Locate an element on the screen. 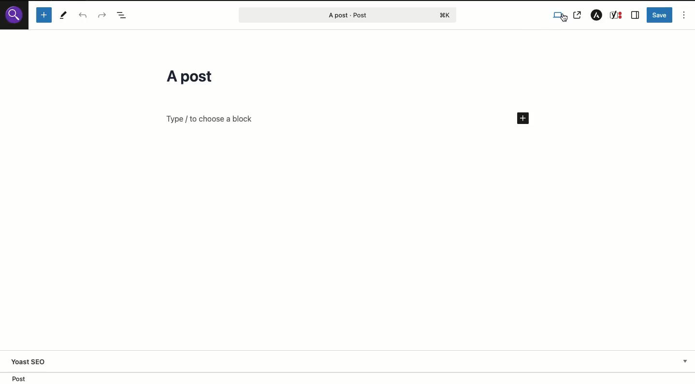  Title  is located at coordinates (191, 78).